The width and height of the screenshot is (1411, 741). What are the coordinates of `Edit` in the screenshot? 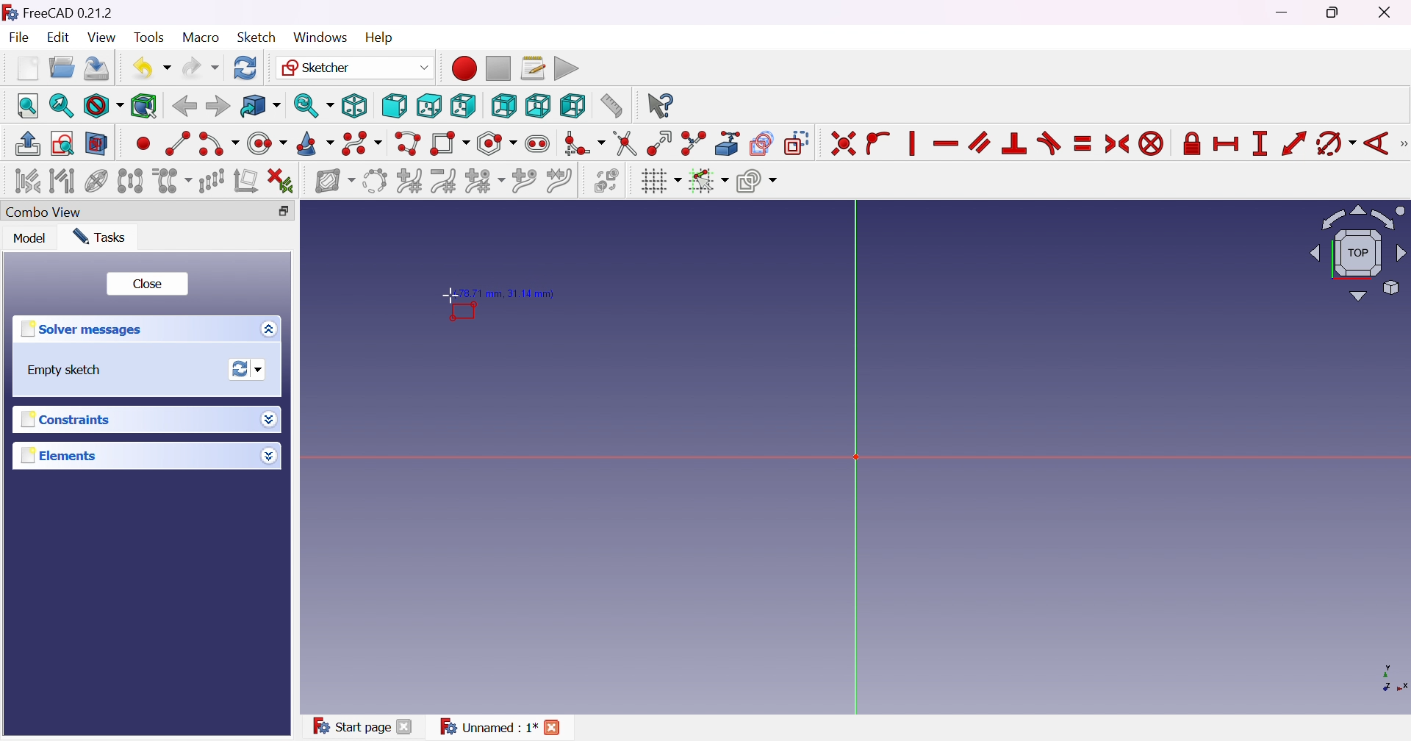 It's located at (60, 38).